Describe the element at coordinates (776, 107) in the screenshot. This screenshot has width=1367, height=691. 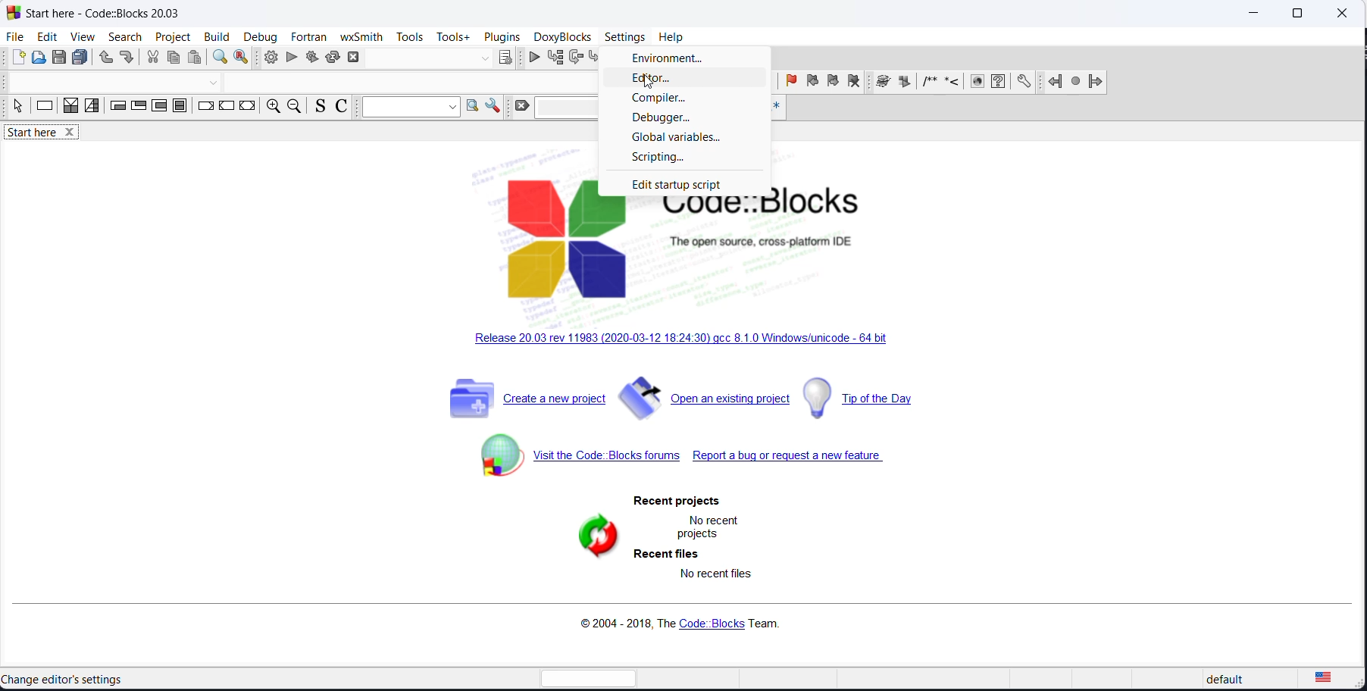
I see `regex` at that location.